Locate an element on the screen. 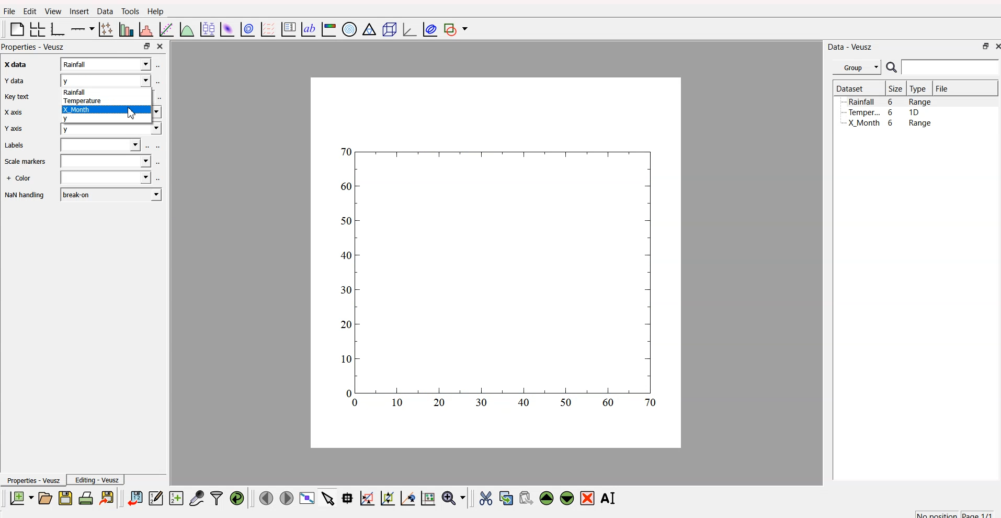  move to previous page is located at coordinates (266, 497).